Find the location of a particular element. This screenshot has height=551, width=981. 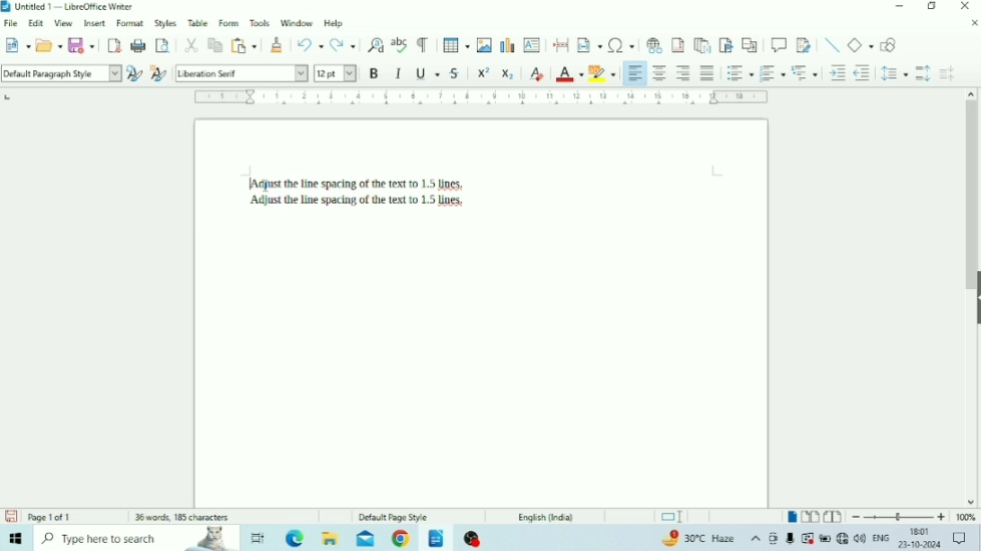

Show is located at coordinates (975, 294).